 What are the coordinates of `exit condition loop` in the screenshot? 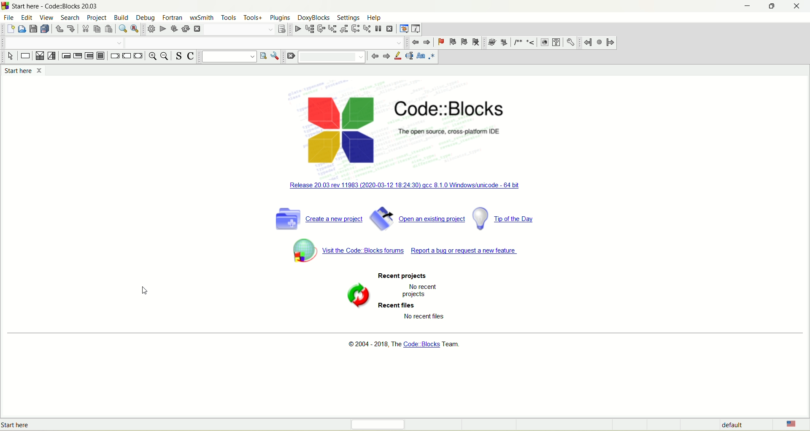 It's located at (78, 55).